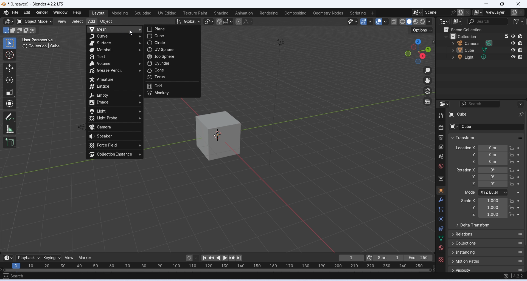  I want to click on world, so click(441, 166).